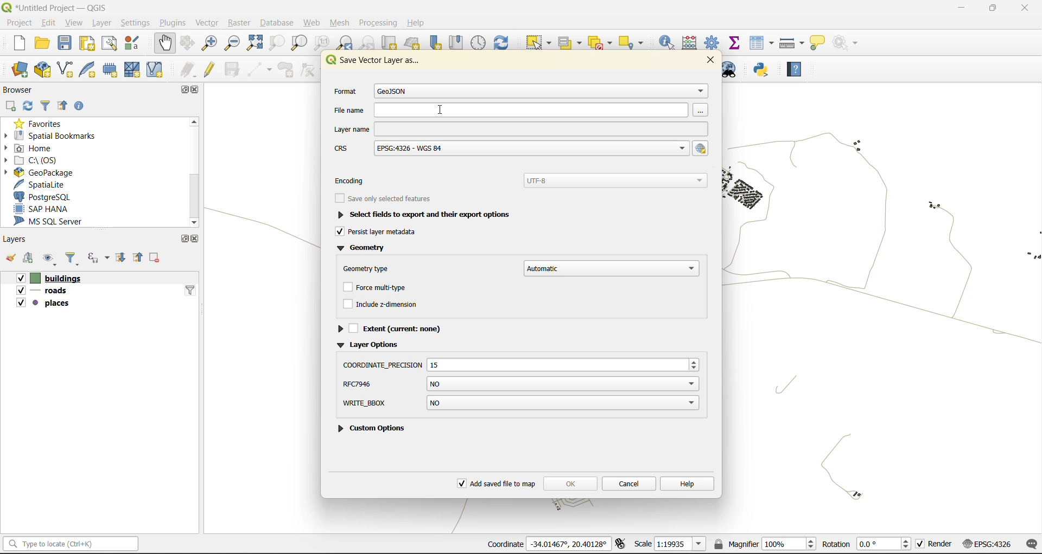  Describe the element at coordinates (157, 258) in the screenshot. I see `remove` at that location.